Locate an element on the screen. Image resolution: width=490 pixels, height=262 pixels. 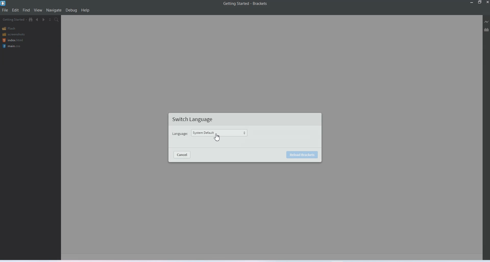
Show in the file tree is located at coordinates (31, 19).